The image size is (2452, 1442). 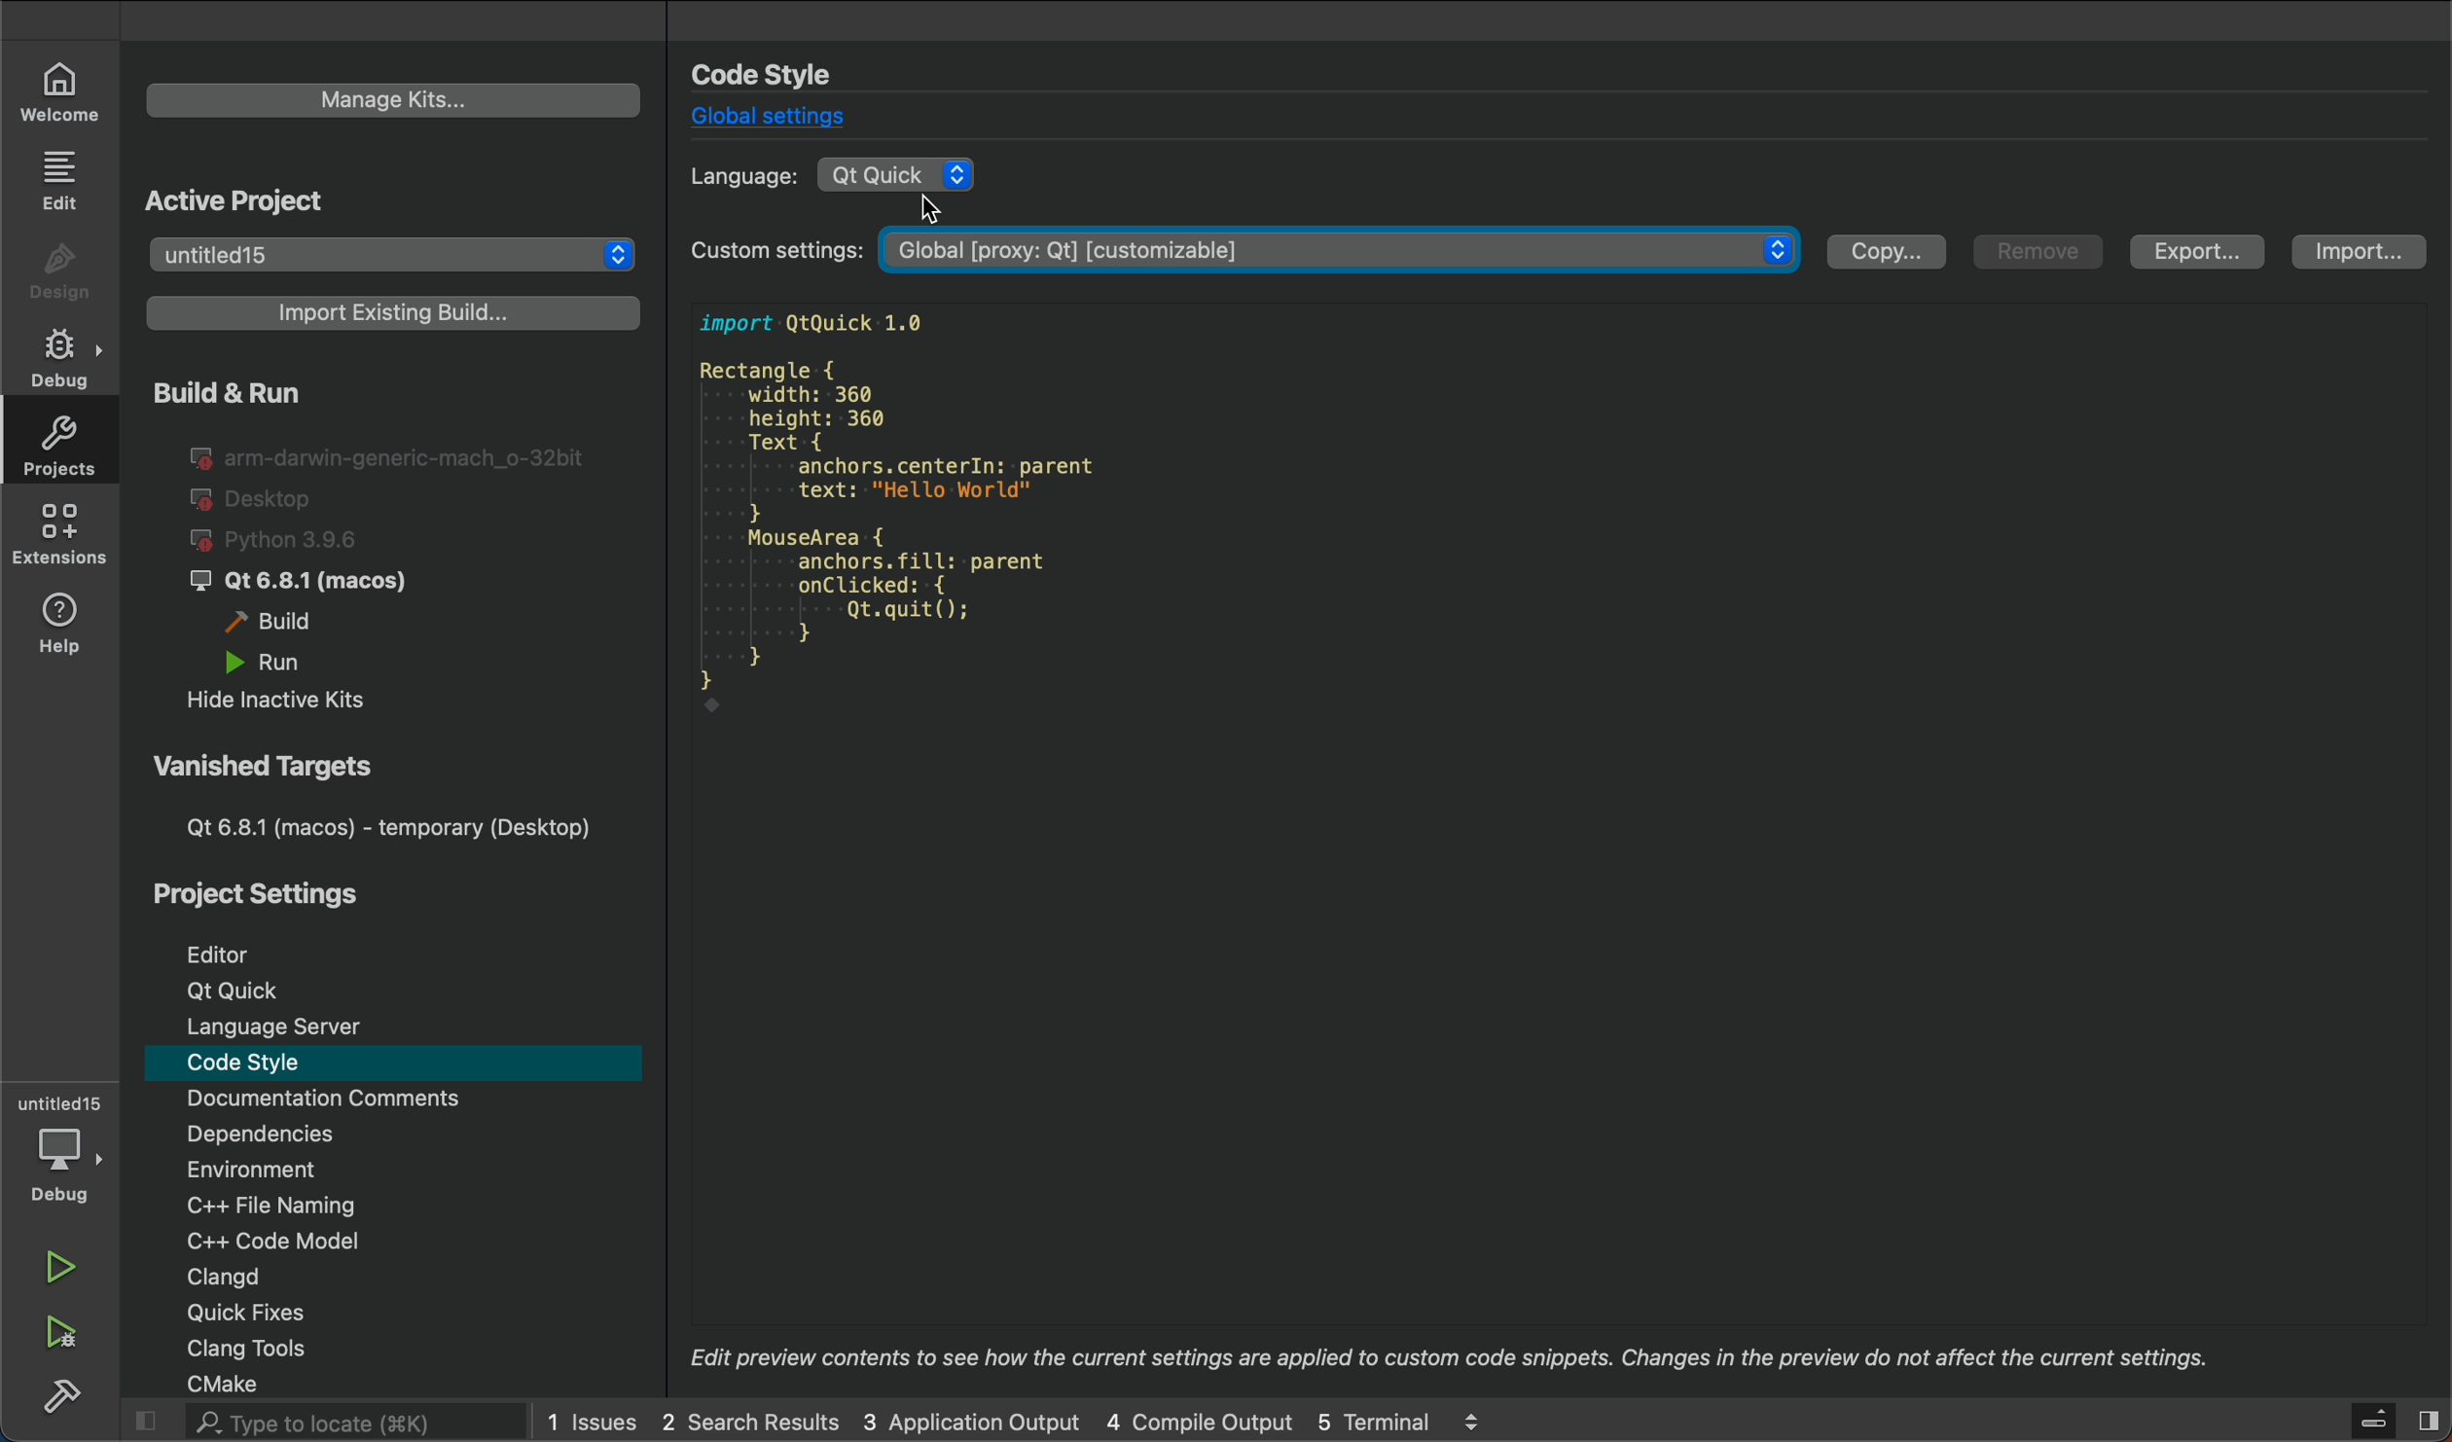 What do you see at coordinates (1884, 256) in the screenshot?
I see `copy` at bounding box center [1884, 256].